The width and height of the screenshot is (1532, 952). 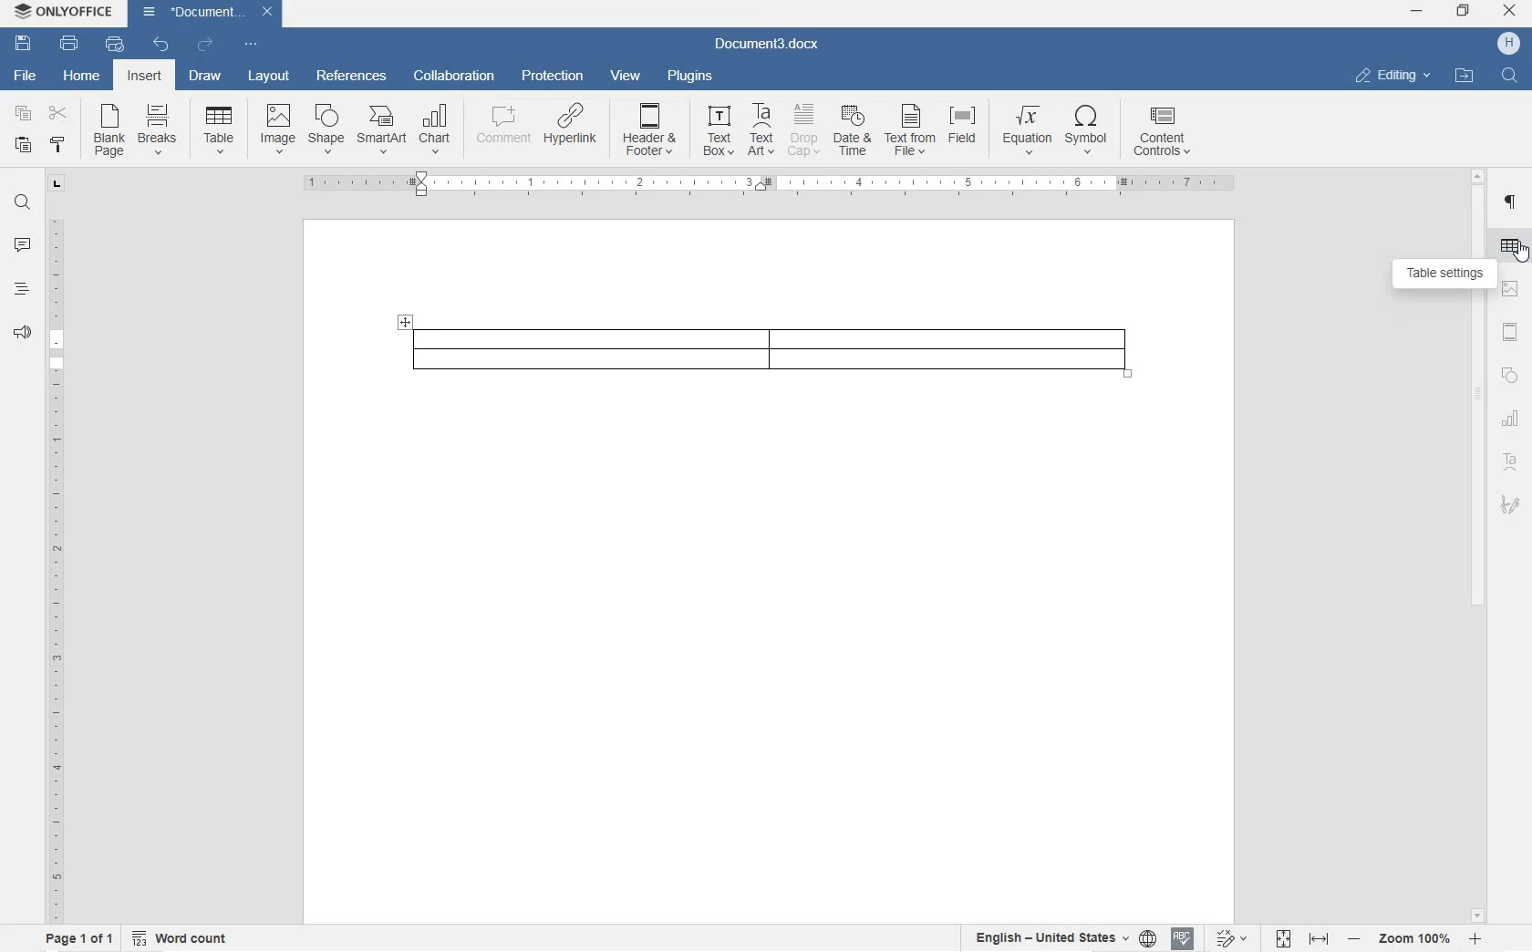 I want to click on INSERT, so click(x=147, y=78).